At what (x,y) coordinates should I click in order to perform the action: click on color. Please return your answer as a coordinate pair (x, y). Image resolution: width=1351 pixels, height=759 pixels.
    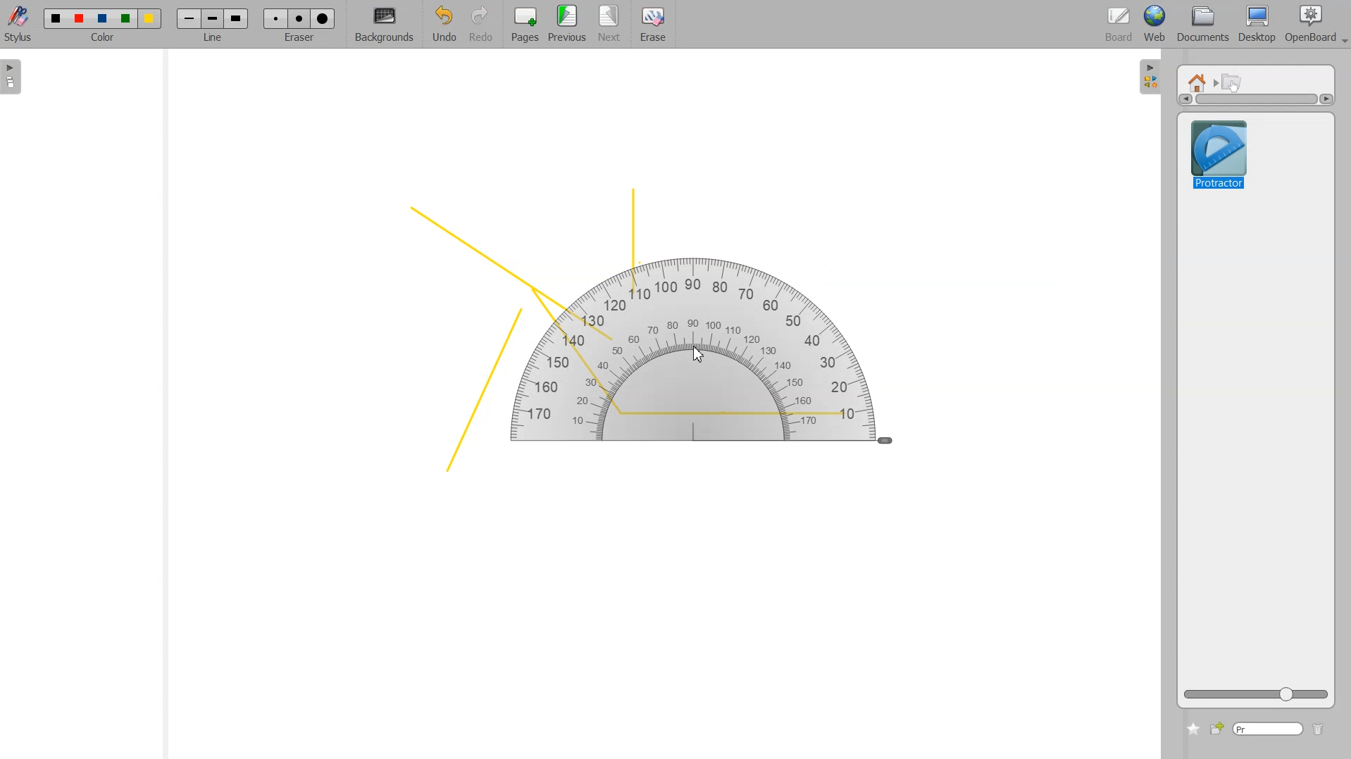
    Looking at the image, I should click on (104, 39).